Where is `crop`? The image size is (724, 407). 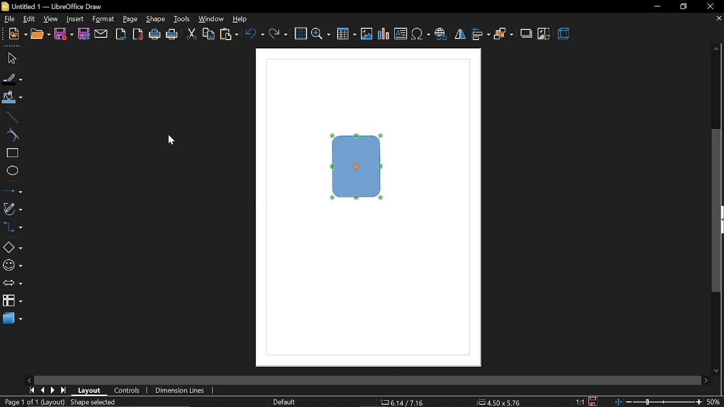 crop is located at coordinates (545, 33).